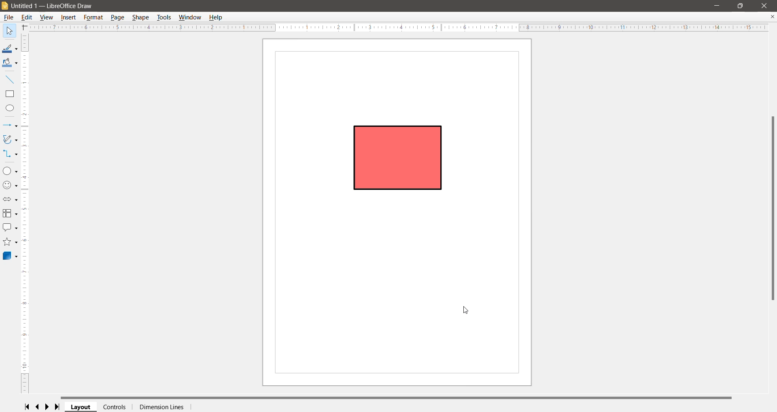 This screenshot has width=777, height=412. I want to click on Line Style of the shape changed, so click(399, 156).